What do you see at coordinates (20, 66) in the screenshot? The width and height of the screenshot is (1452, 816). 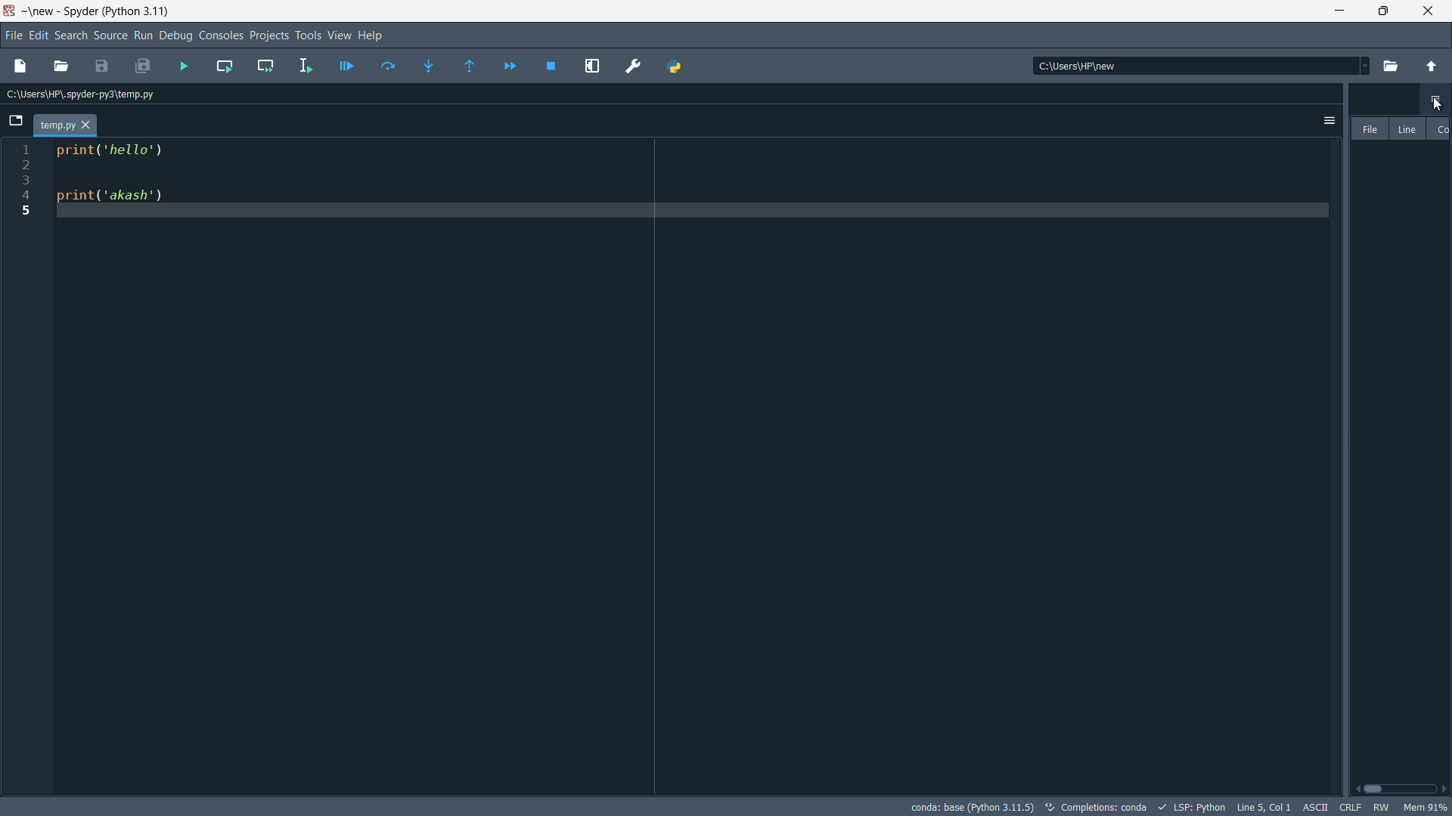 I see `new file` at bounding box center [20, 66].